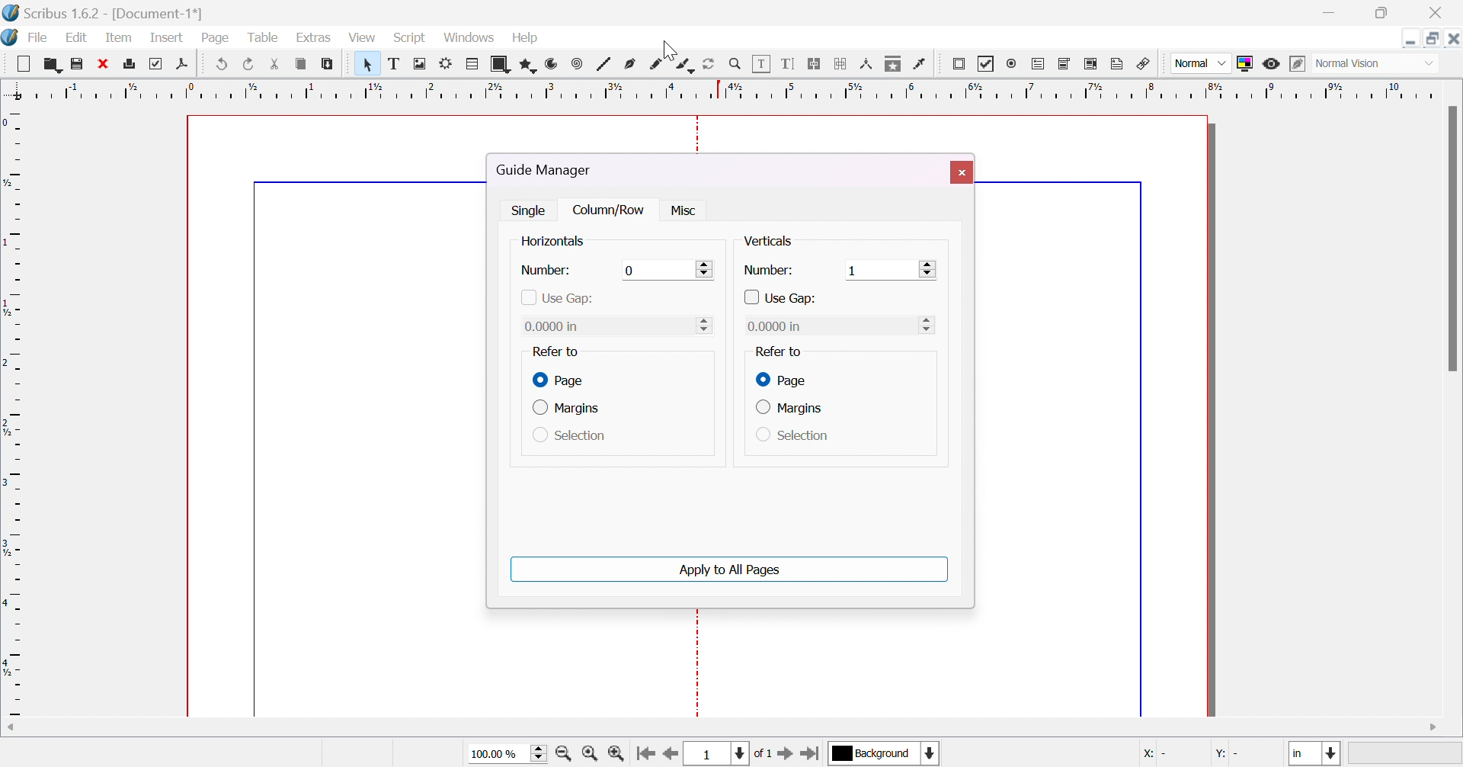 The image size is (1463, 767). What do you see at coordinates (668, 48) in the screenshot?
I see `cursor` at bounding box center [668, 48].